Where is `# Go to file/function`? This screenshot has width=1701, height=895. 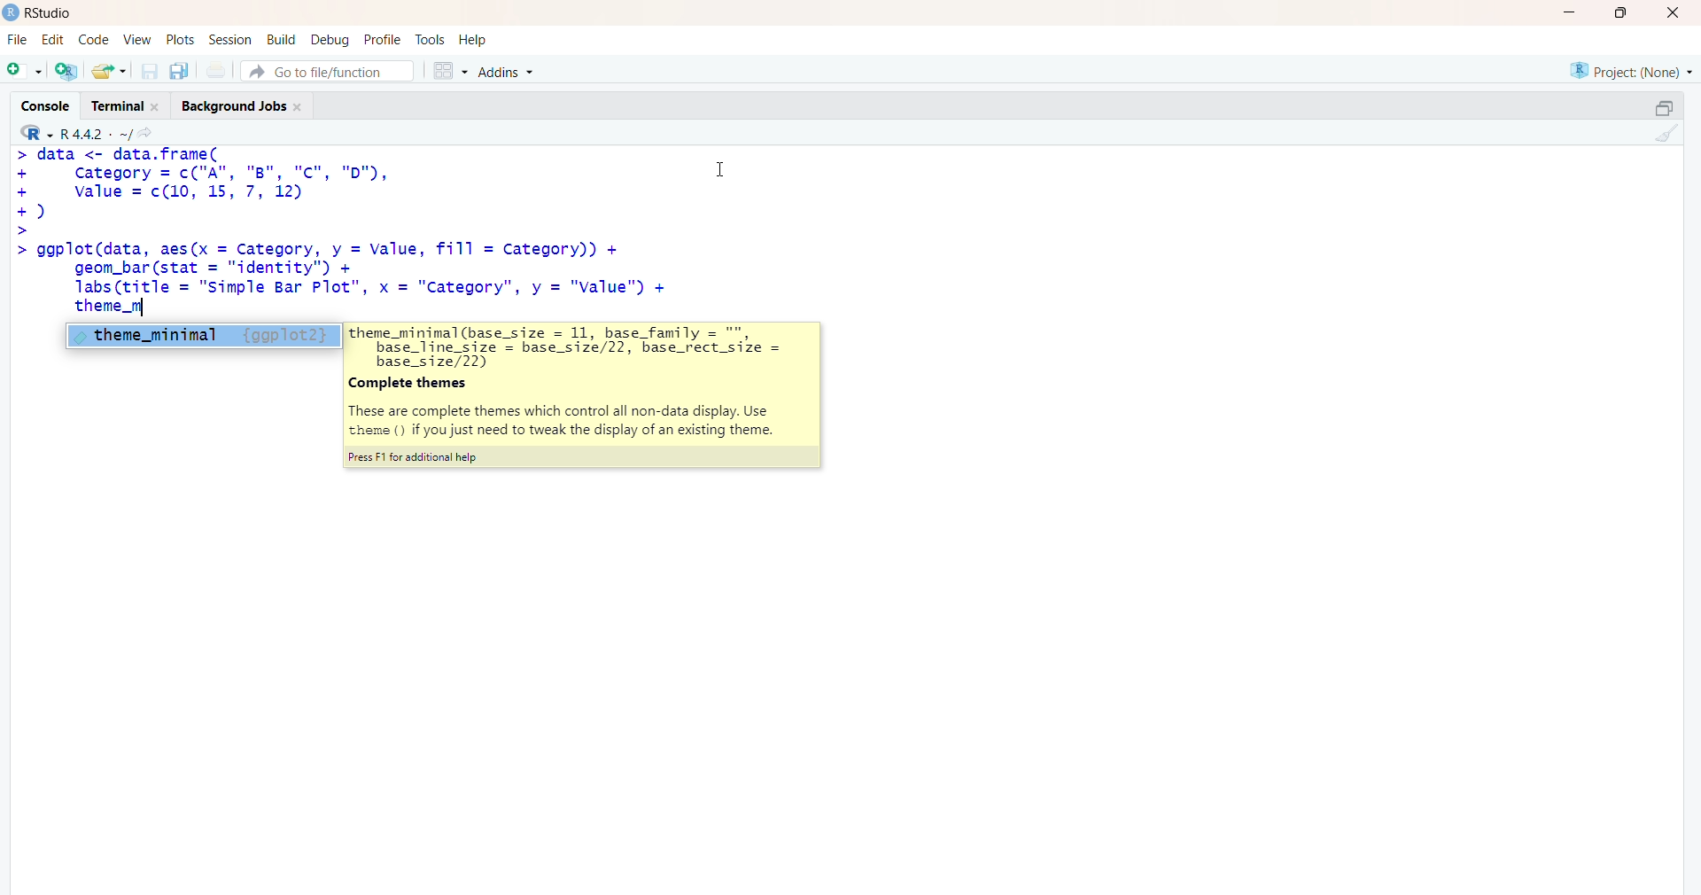
# Go to file/function is located at coordinates (327, 71).